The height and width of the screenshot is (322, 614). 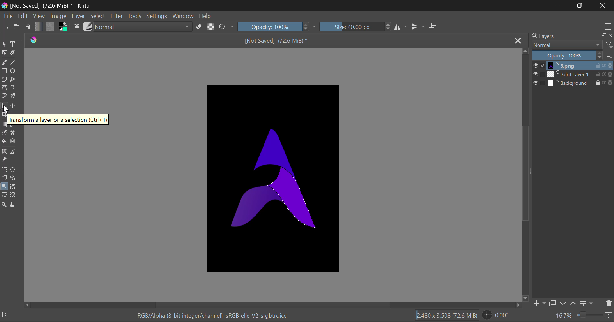 I want to click on [2.480 x 3,508 (71.4 MiB), so click(x=448, y=316).